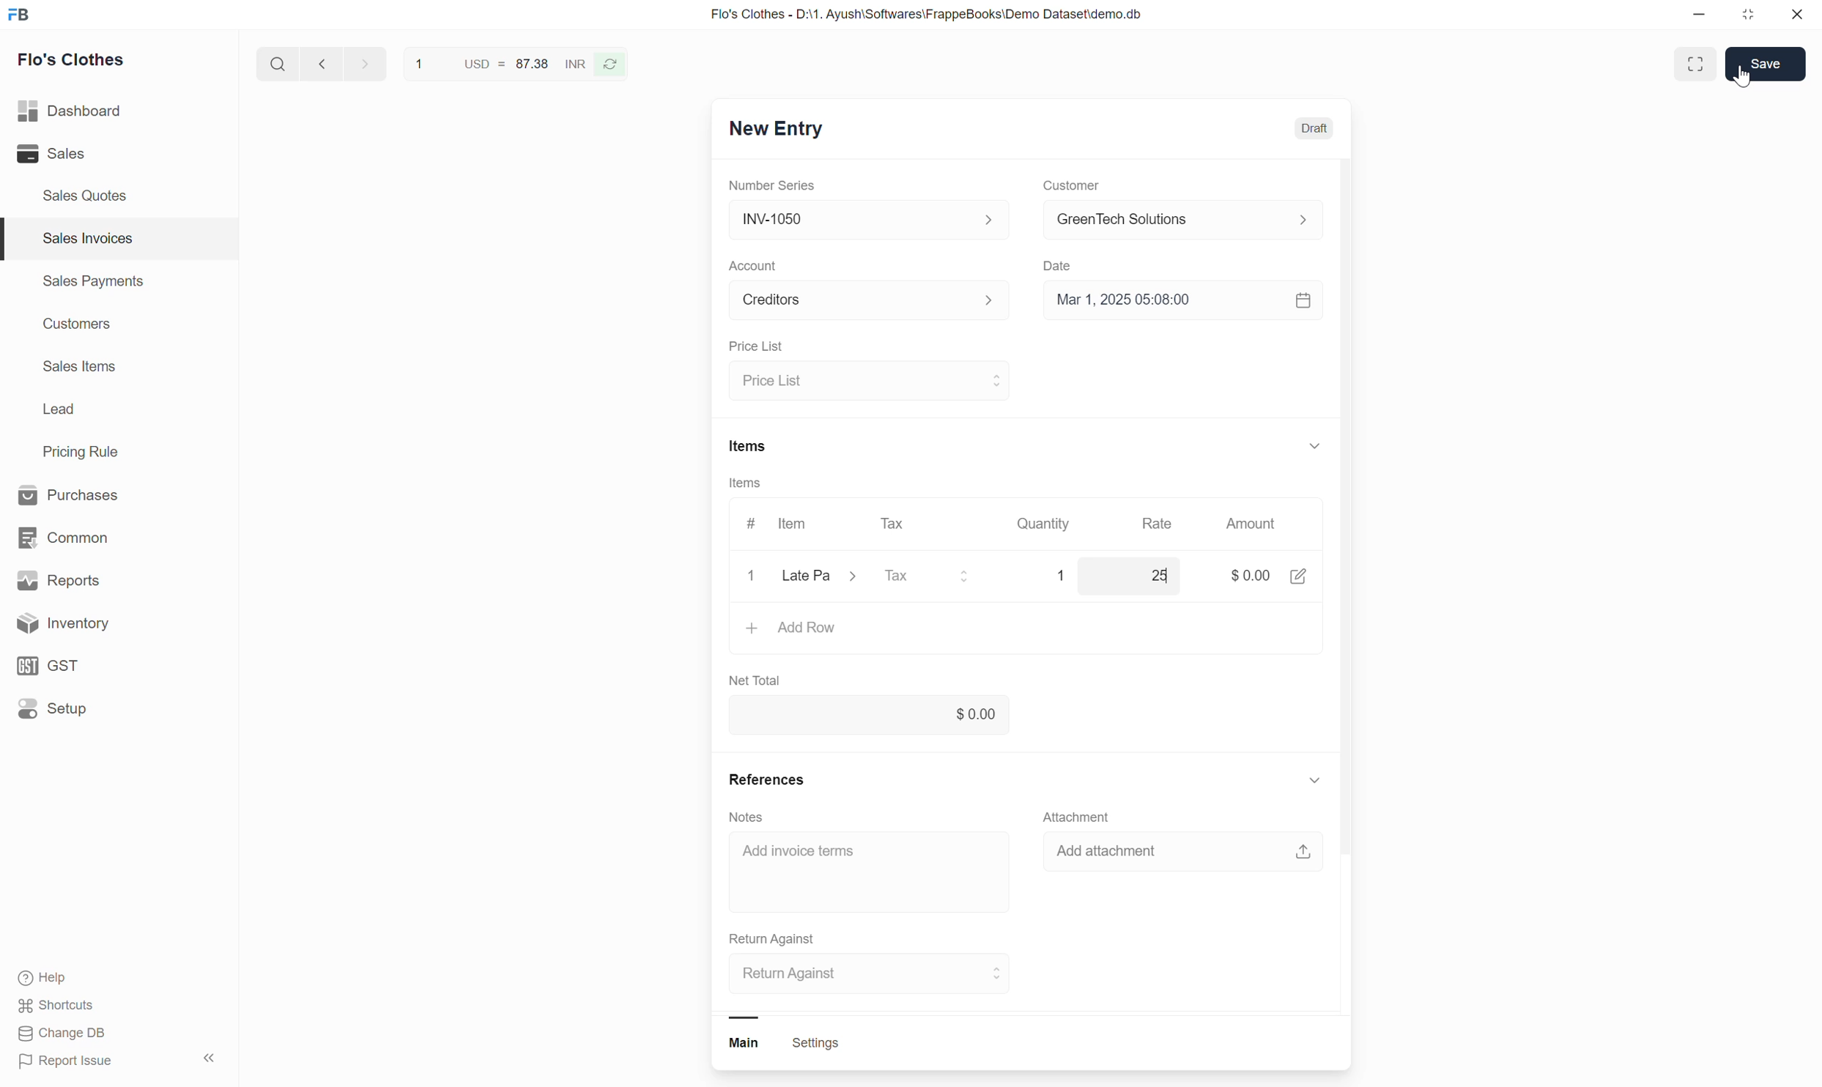 This screenshot has width=1822, height=1087. What do you see at coordinates (497, 65) in the screenshot?
I see `USD = 87.38 INR` at bounding box center [497, 65].